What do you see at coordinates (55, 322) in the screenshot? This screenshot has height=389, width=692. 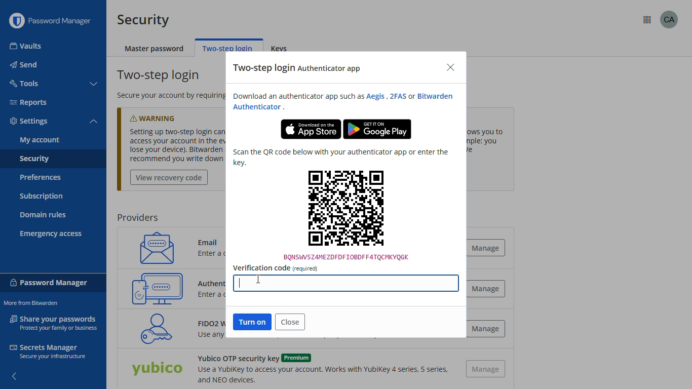 I see `share your passwords` at bounding box center [55, 322].